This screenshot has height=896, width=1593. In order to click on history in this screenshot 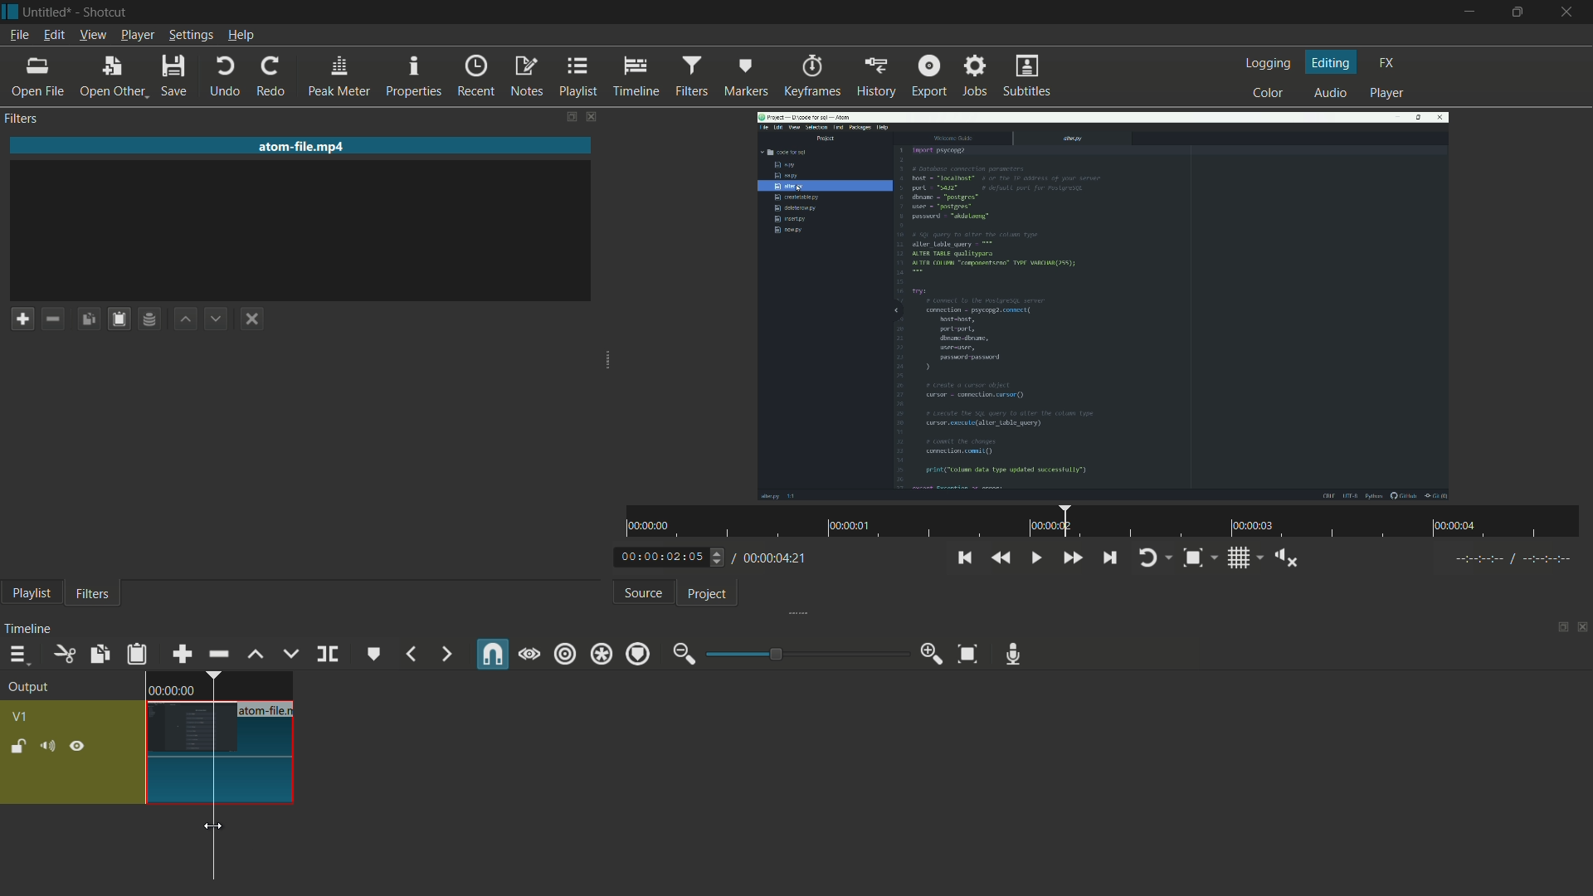, I will do `click(877, 77)`.